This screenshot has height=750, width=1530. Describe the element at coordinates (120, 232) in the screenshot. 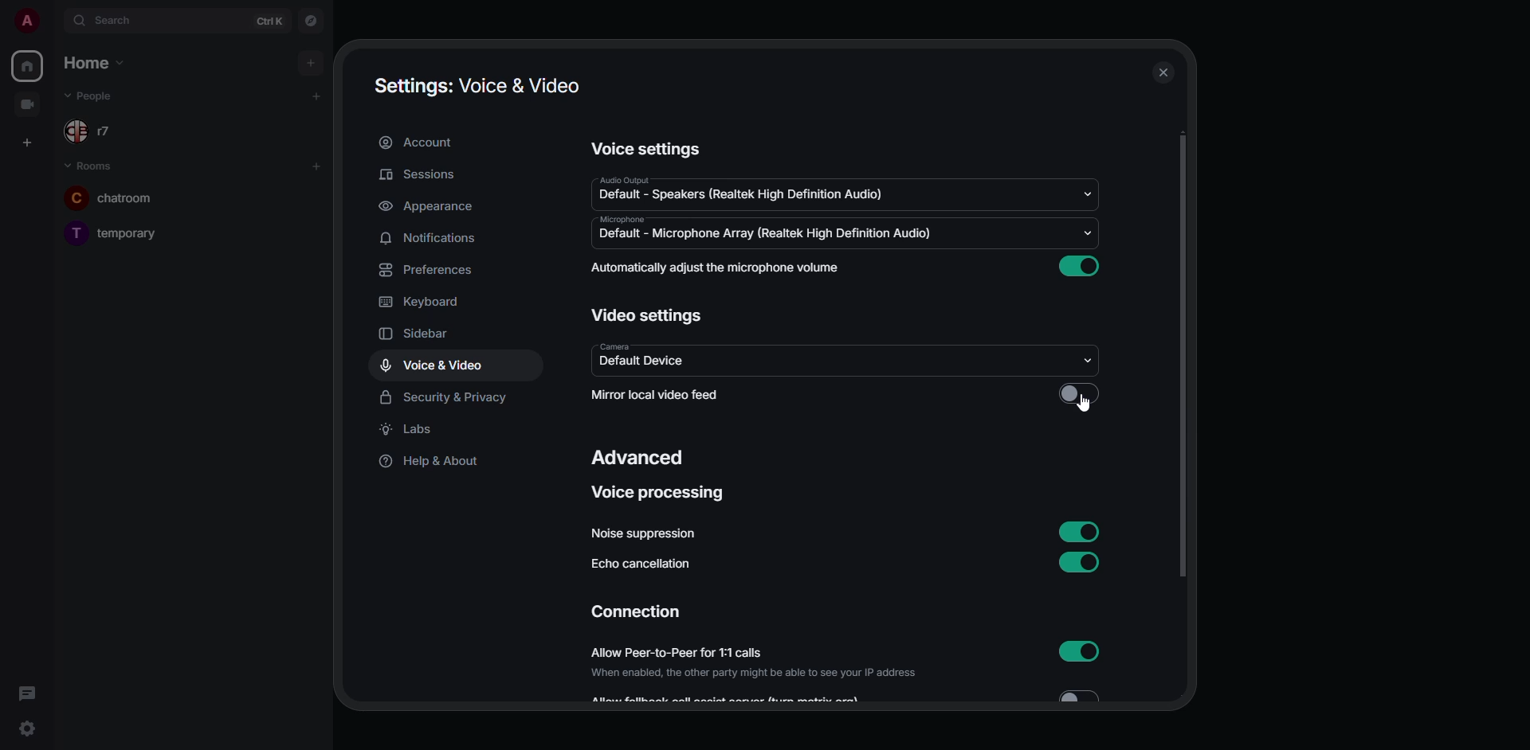

I see `temporary` at that location.